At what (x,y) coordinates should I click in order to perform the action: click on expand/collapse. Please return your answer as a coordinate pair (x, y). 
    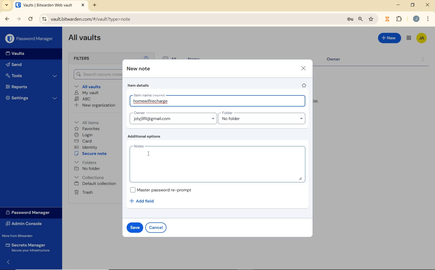
    Looking at the image, I should click on (7, 263).